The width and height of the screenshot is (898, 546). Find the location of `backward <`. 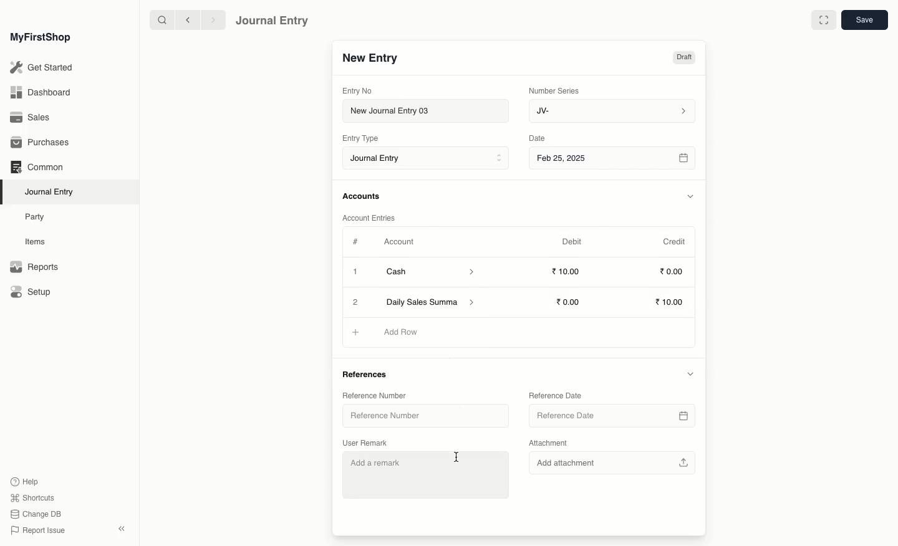

backward < is located at coordinates (185, 20).